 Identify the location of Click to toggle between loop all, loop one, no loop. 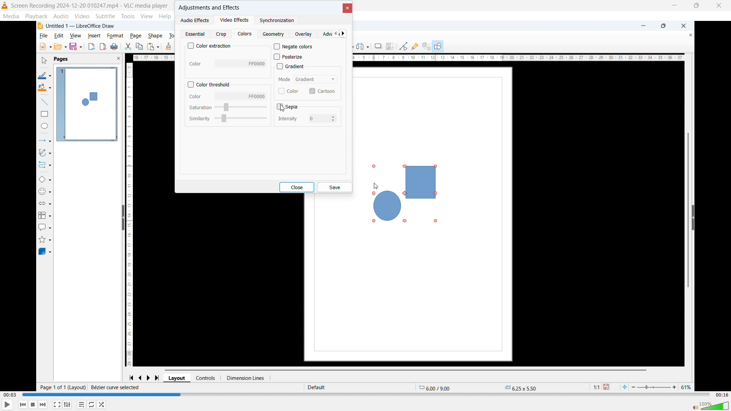
(91, 405).